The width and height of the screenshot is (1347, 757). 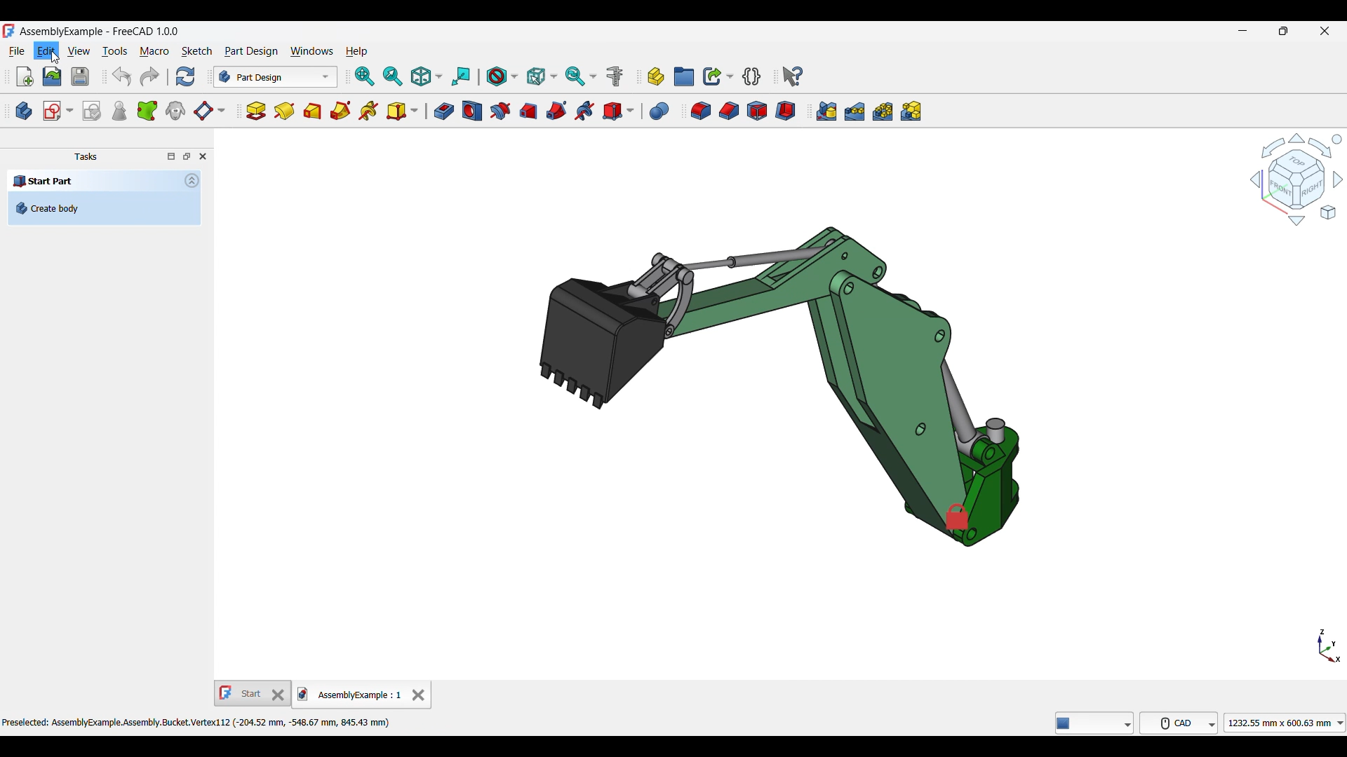 What do you see at coordinates (253, 693) in the screenshot?
I see `Other tab` at bounding box center [253, 693].